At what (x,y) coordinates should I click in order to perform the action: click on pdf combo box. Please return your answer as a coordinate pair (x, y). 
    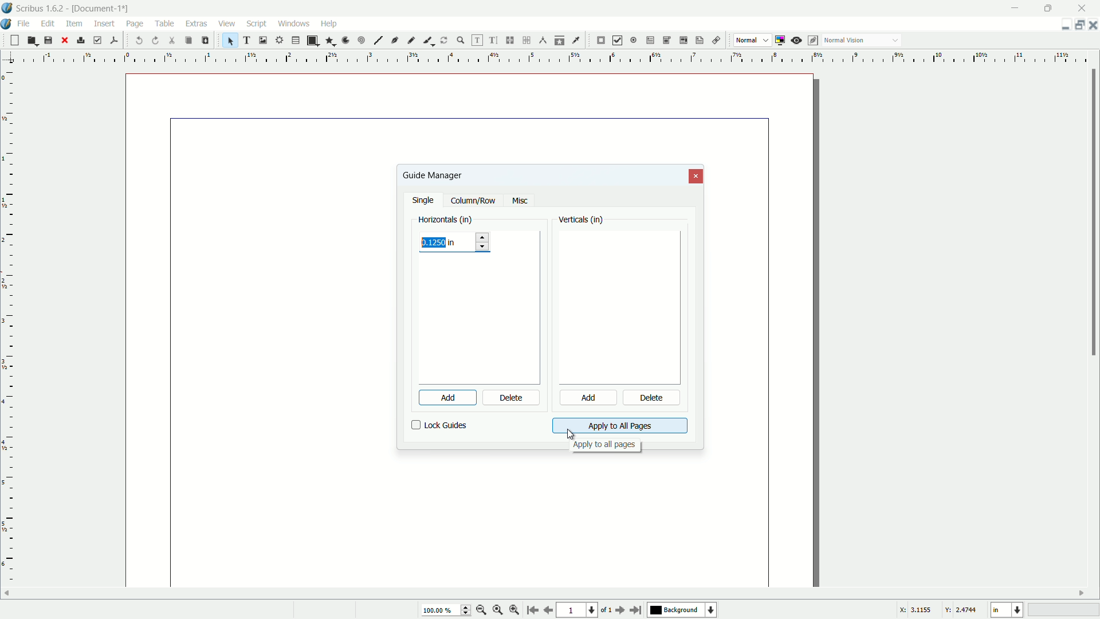
    Looking at the image, I should click on (666, 40).